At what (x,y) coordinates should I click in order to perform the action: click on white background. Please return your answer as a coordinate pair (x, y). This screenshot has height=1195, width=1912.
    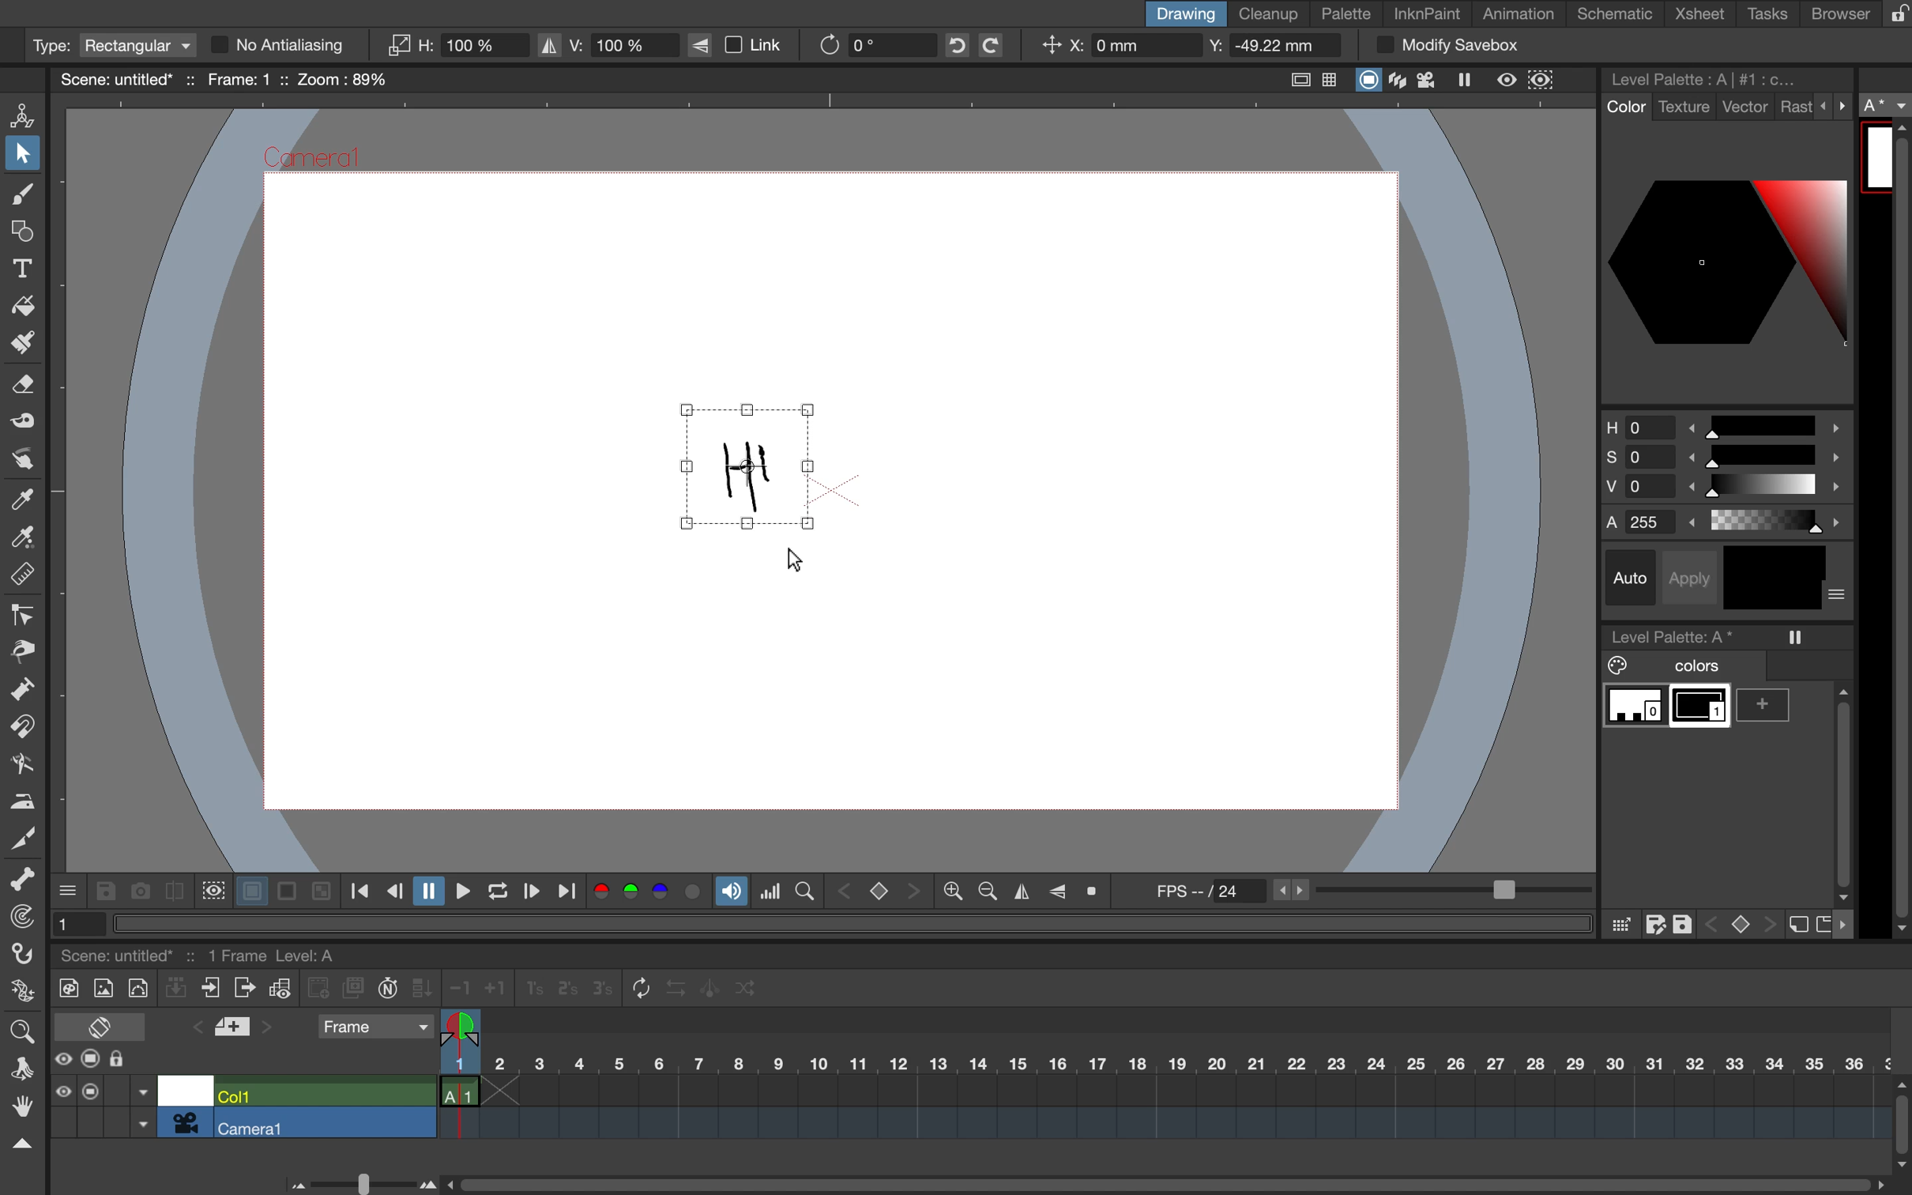
    Looking at the image, I should click on (249, 888).